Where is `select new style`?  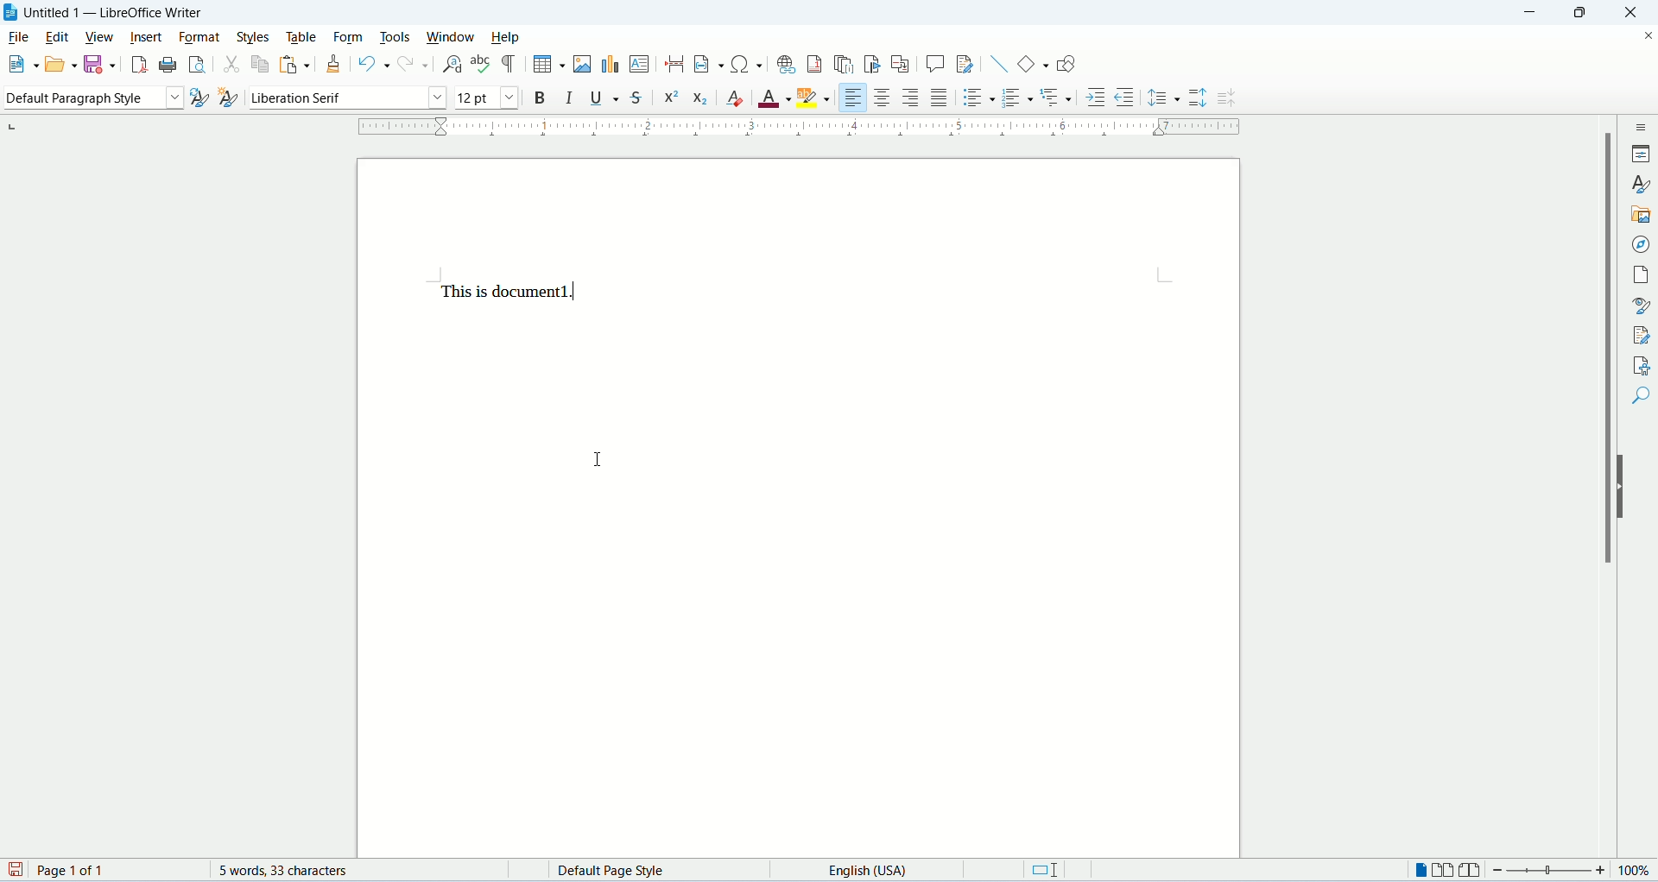 select new style is located at coordinates (226, 99).